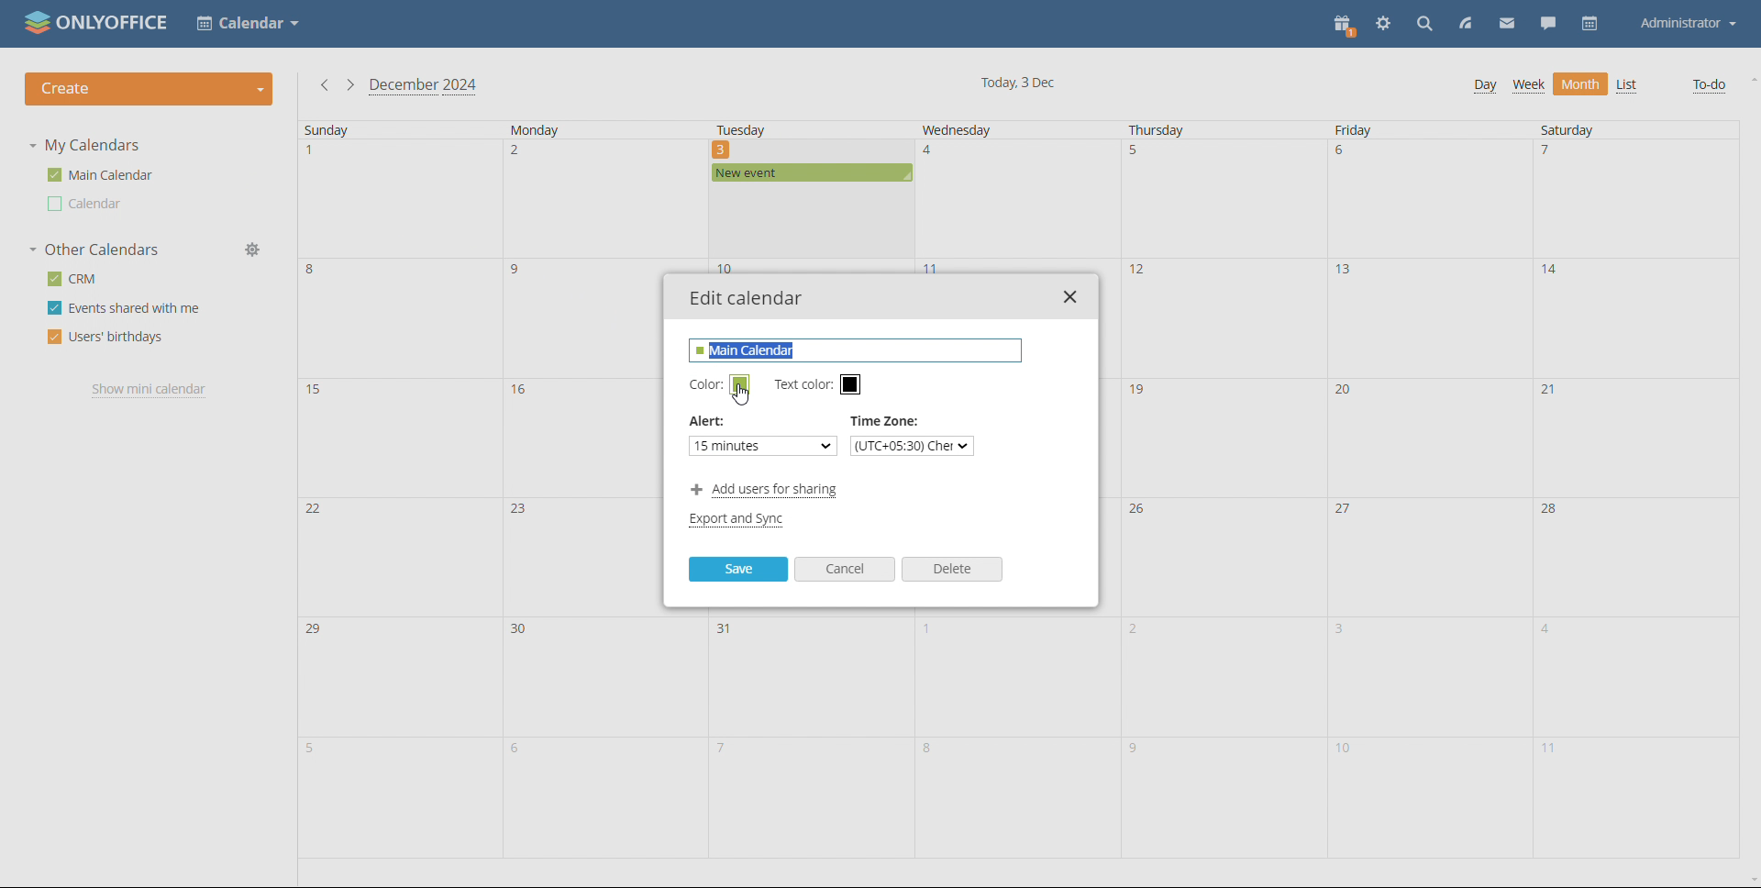  I want to click on existing event, so click(812, 173).